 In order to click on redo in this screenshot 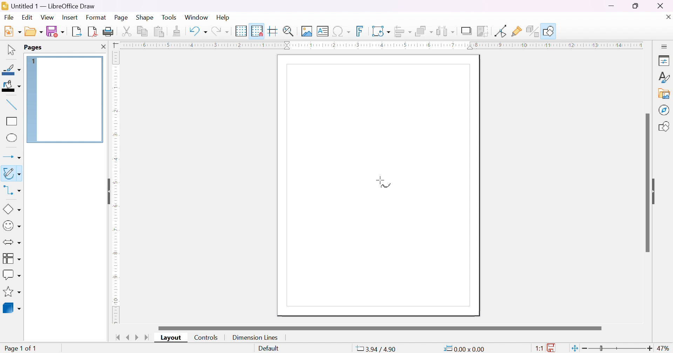, I will do `click(219, 31)`.